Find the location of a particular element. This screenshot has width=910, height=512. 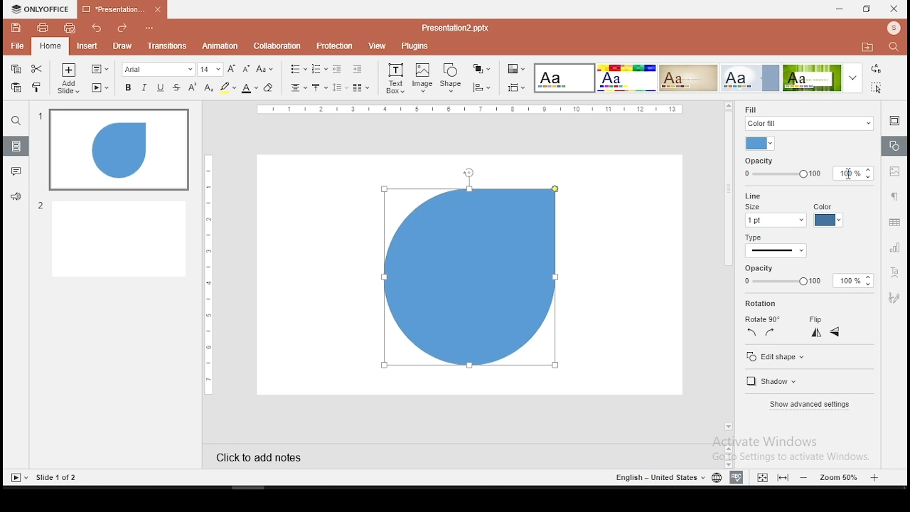

bullets is located at coordinates (296, 69).